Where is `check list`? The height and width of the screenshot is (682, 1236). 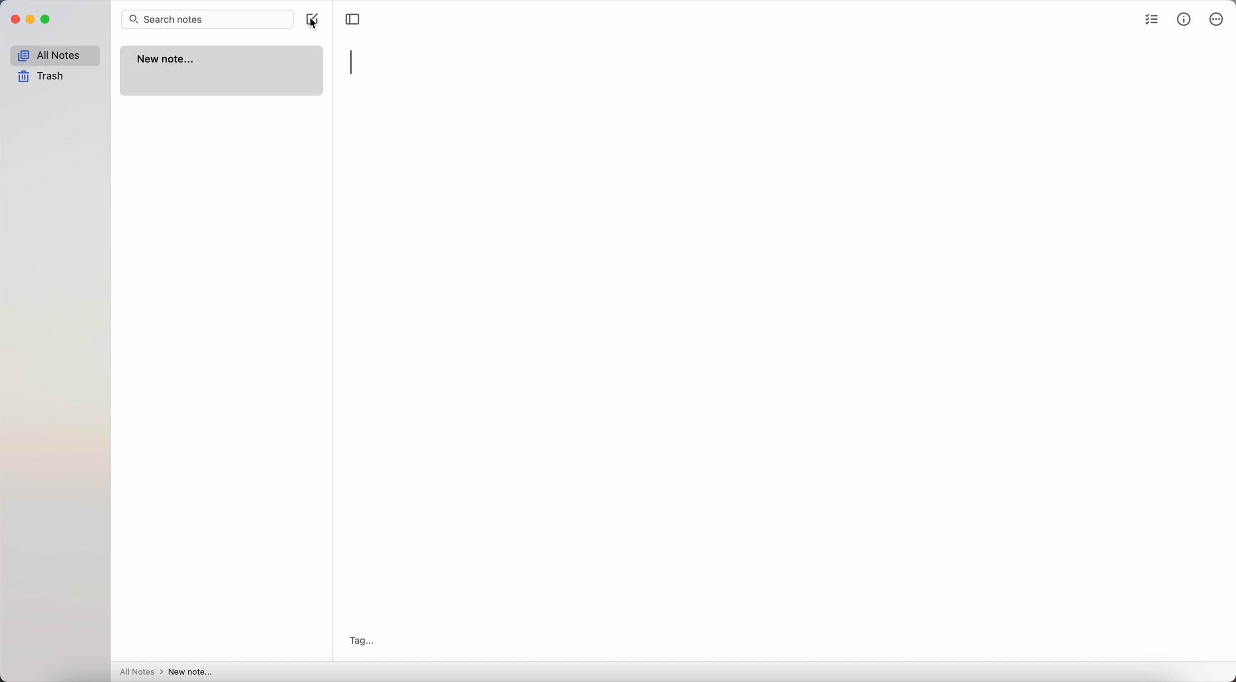 check list is located at coordinates (1150, 20).